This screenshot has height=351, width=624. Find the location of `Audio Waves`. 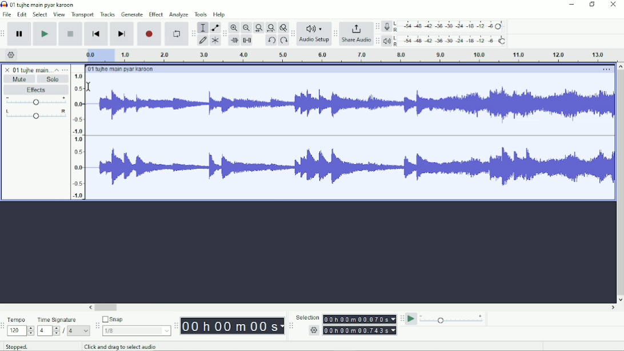

Audio Waves is located at coordinates (355, 107).